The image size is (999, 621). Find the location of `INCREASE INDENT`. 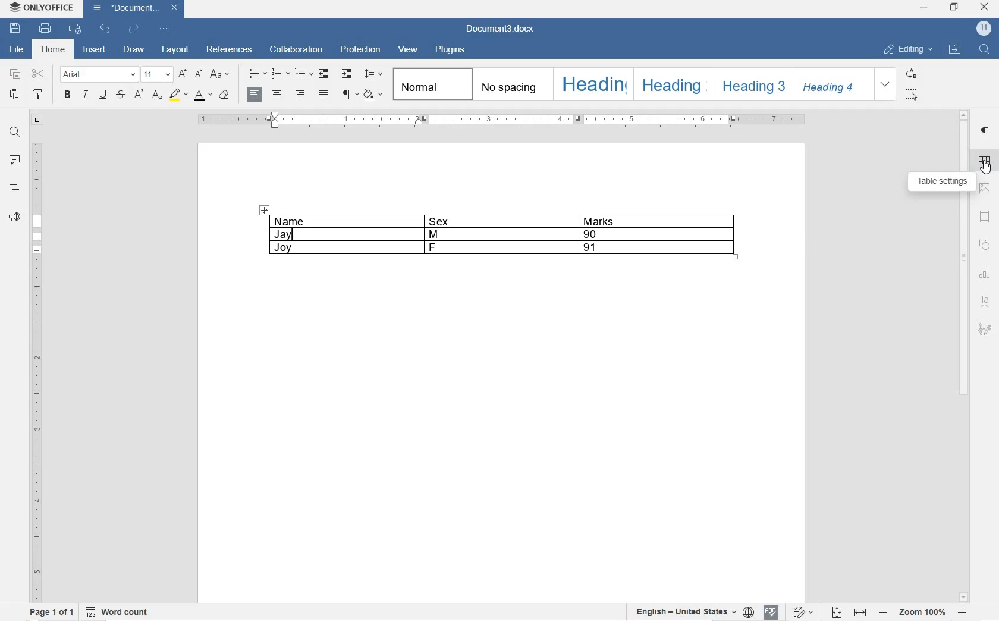

INCREASE INDENT is located at coordinates (346, 73).